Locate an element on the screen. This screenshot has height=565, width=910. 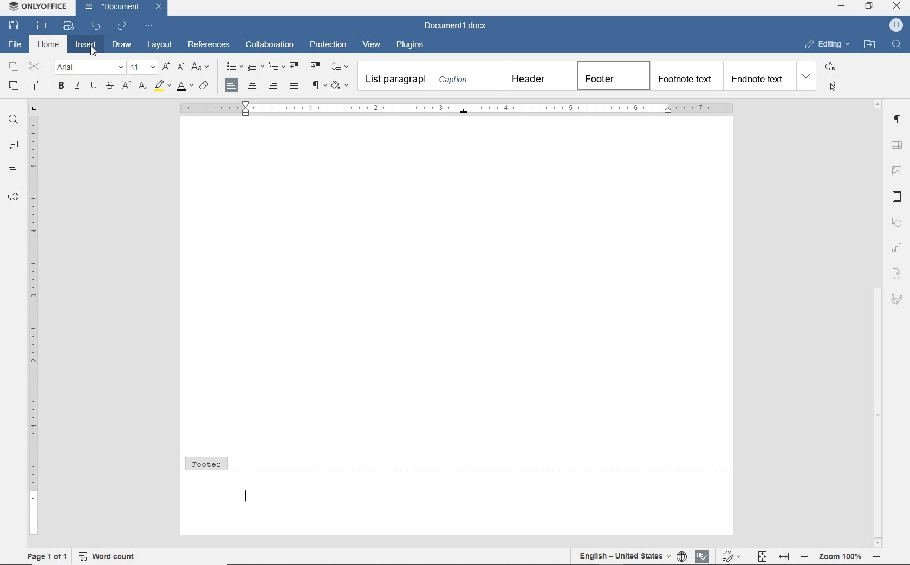
Text Art is located at coordinates (897, 275).